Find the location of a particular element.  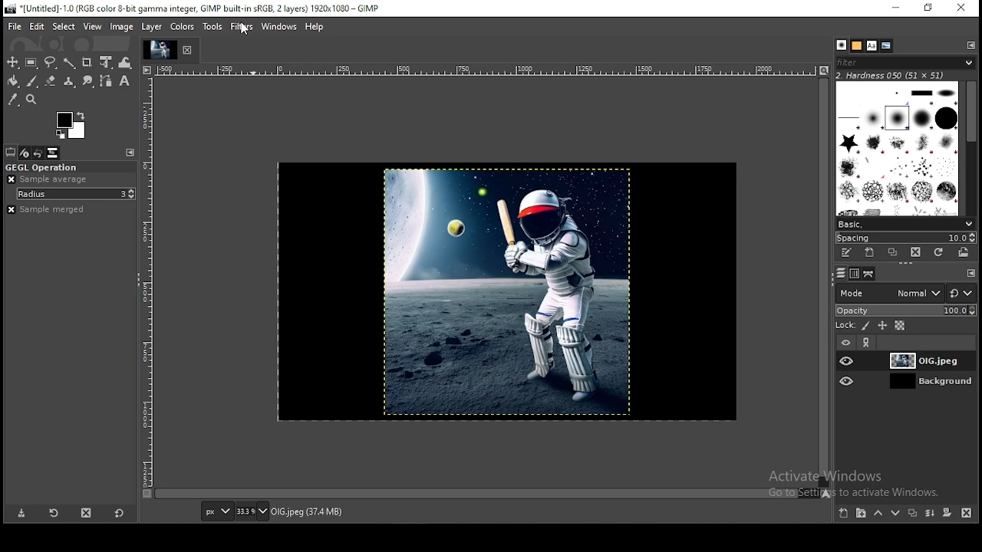

tool option is located at coordinates (11, 153).